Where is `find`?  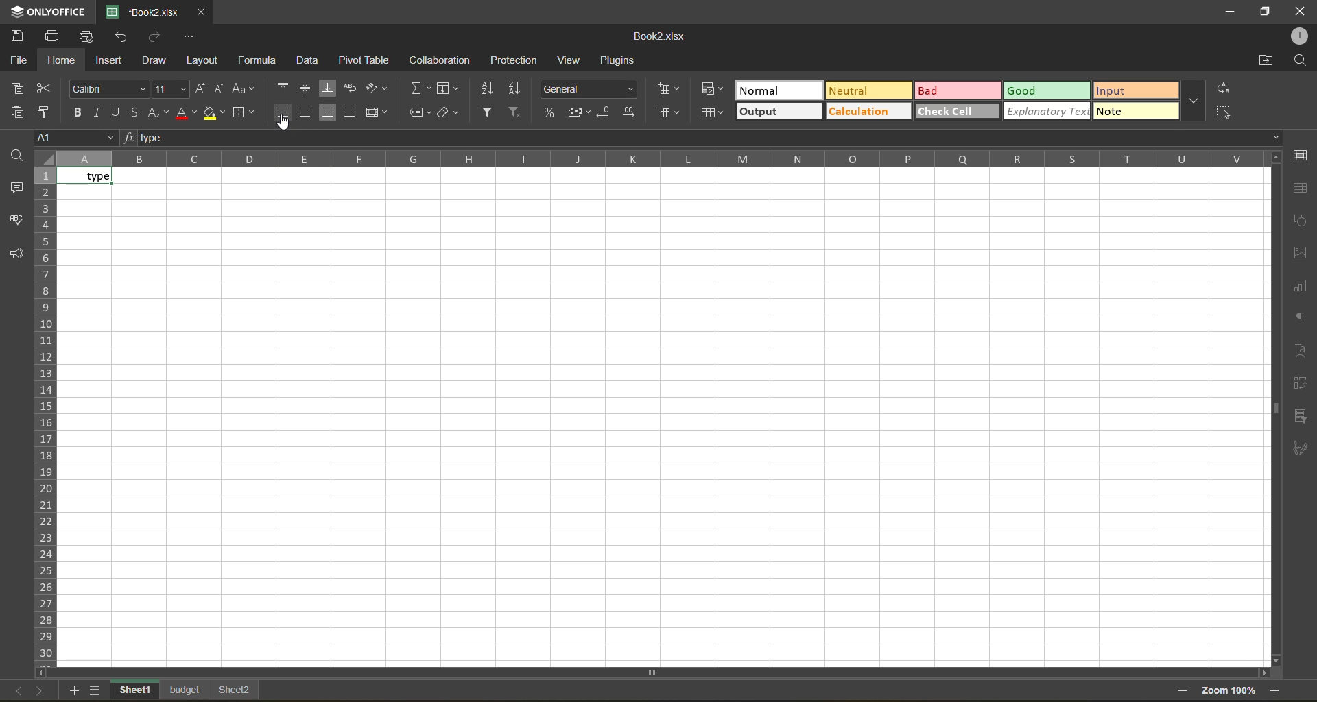 find is located at coordinates (19, 158).